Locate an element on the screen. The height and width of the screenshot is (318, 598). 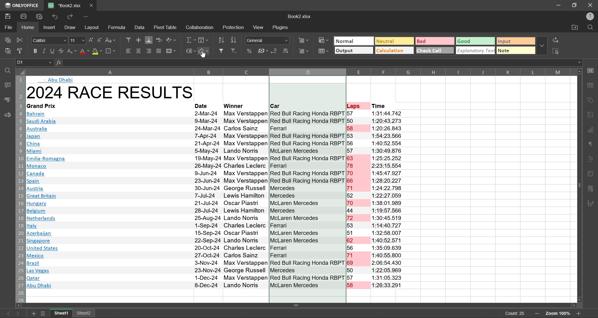
Calibri is located at coordinates (49, 40).